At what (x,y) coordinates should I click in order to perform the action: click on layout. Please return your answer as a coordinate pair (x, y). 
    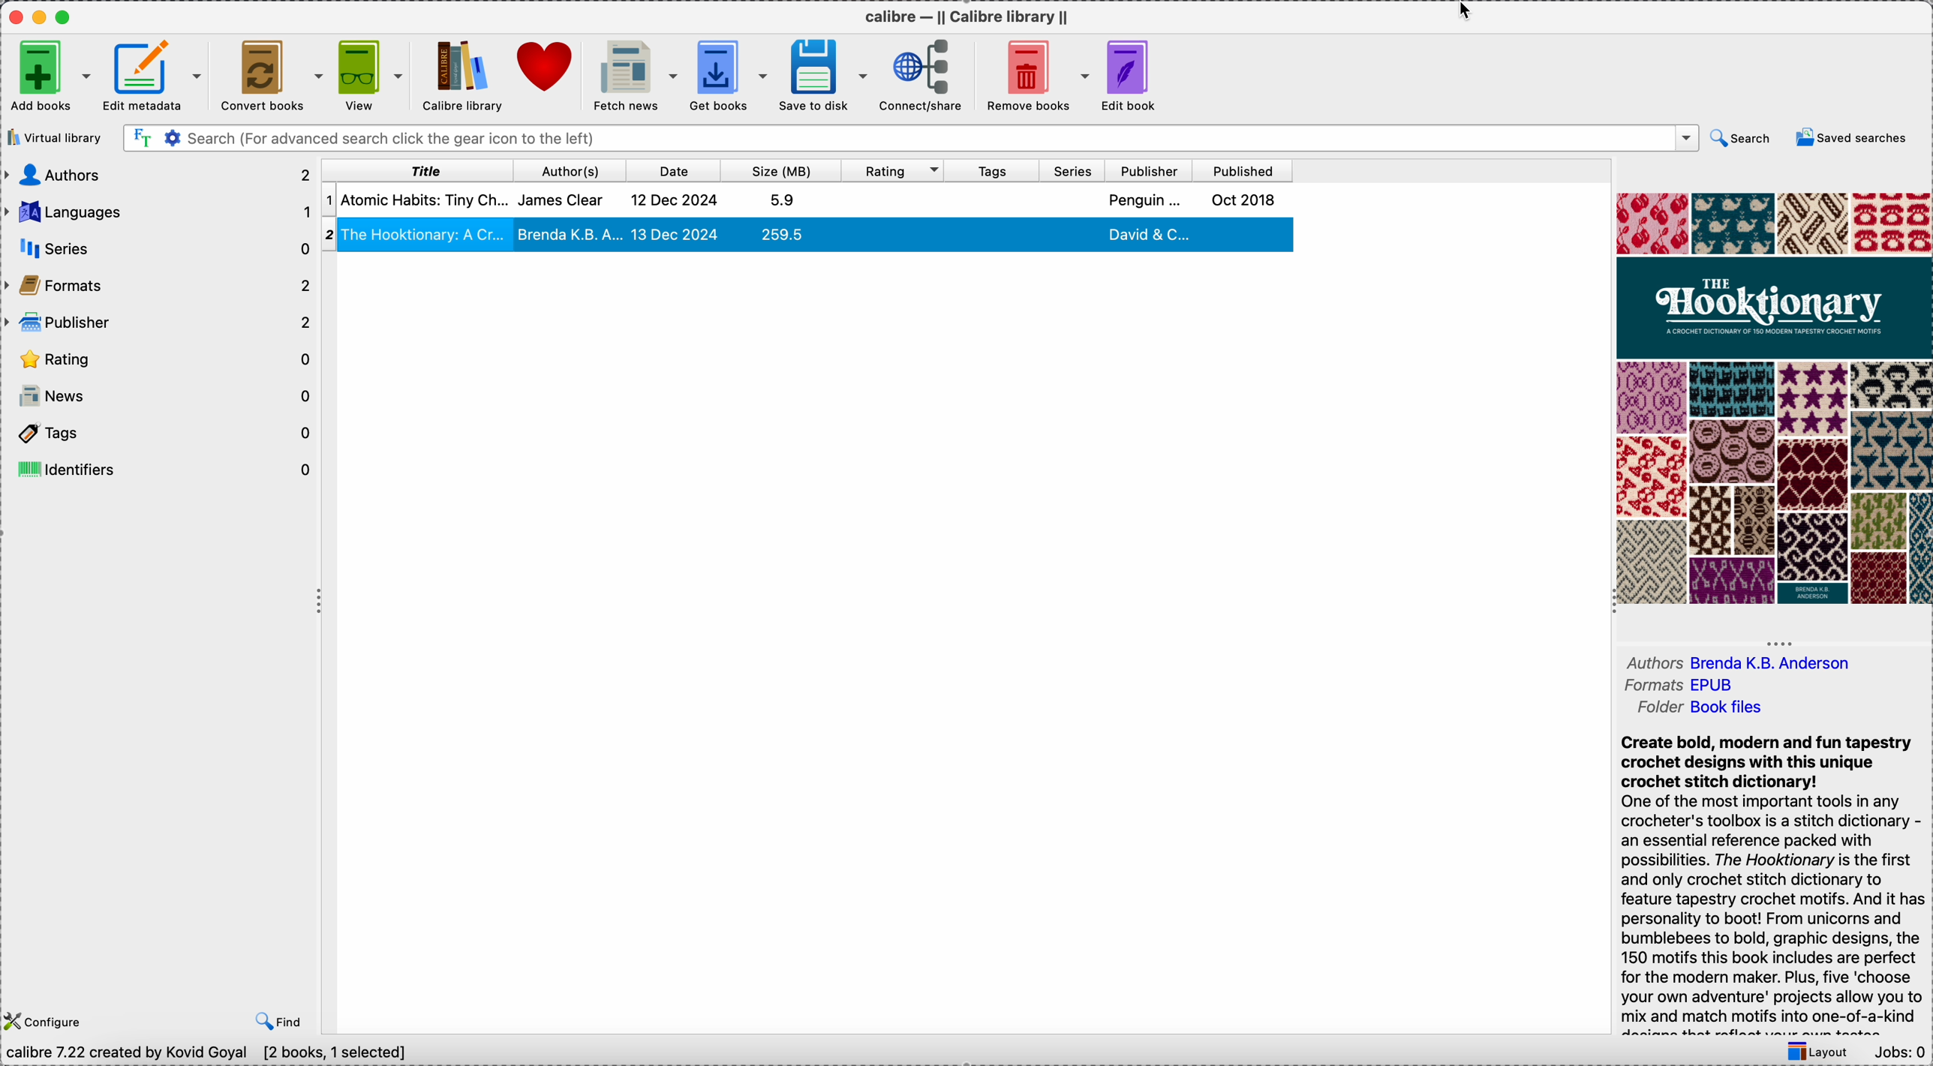
    Looking at the image, I should click on (1818, 1050).